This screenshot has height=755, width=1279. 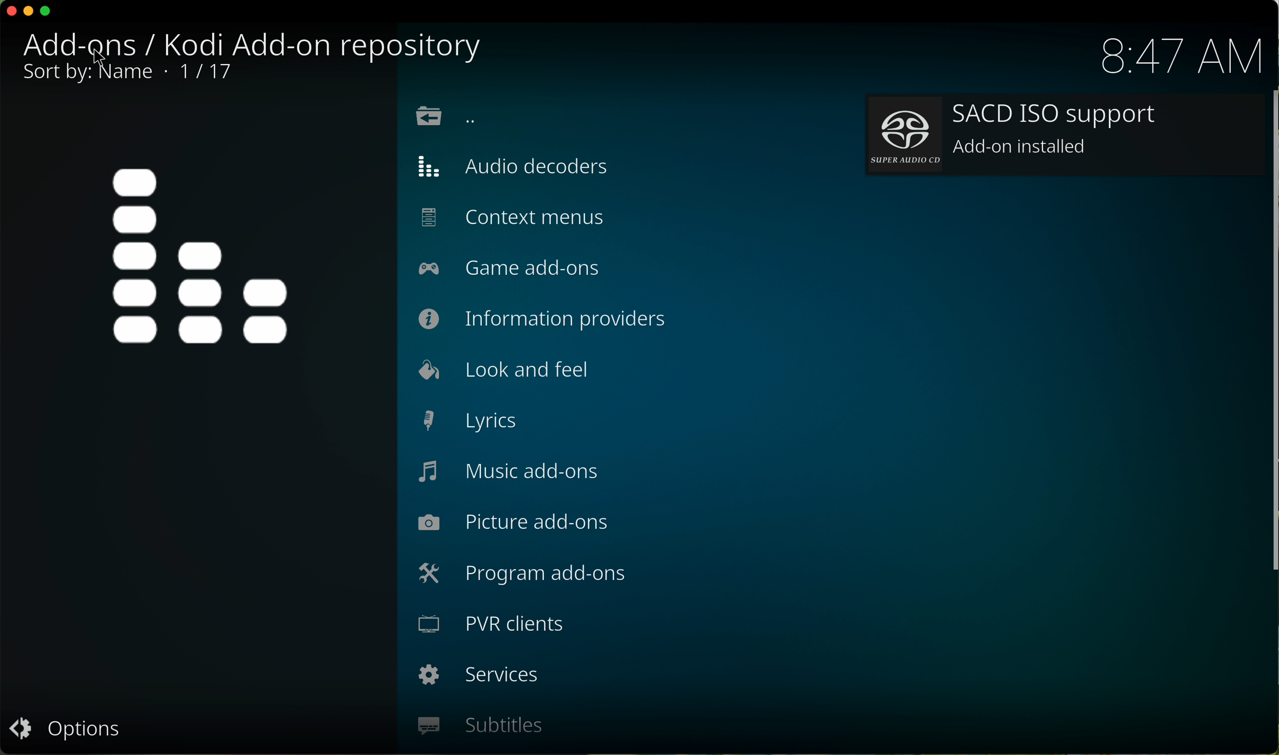 What do you see at coordinates (512, 173) in the screenshot?
I see `audio decoders` at bounding box center [512, 173].